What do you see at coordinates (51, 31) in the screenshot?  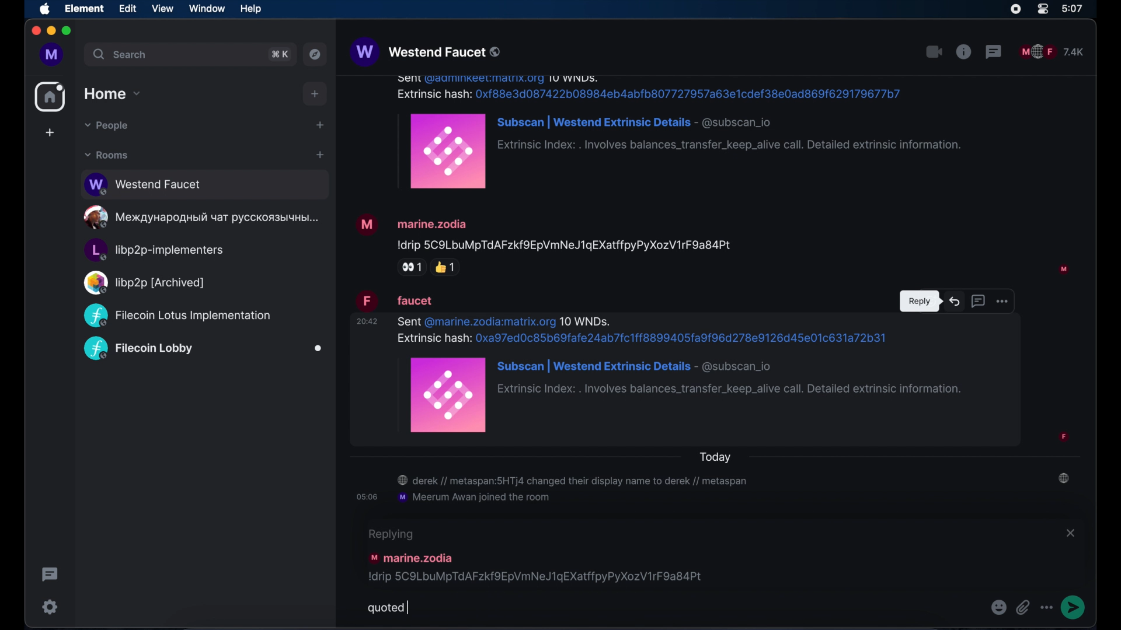 I see `minimize` at bounding box center [51, 31].